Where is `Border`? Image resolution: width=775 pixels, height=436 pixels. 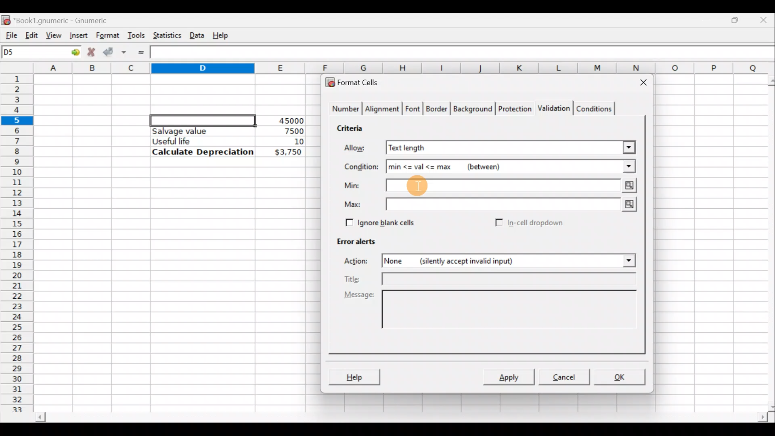
Border is located at coordinates (438, 111).